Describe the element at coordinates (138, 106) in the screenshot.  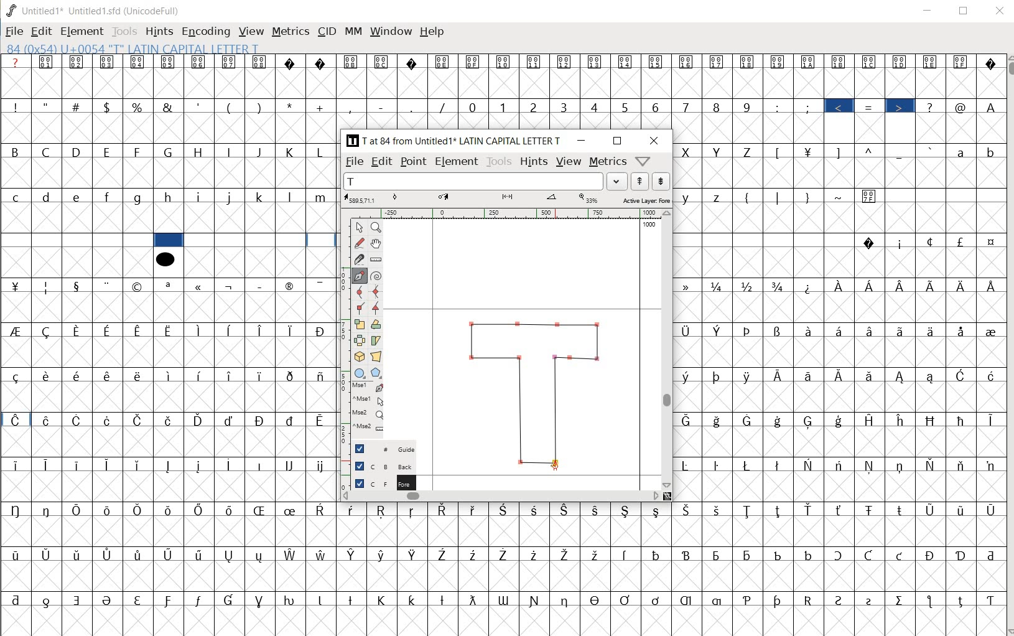
I see `%` at that location.